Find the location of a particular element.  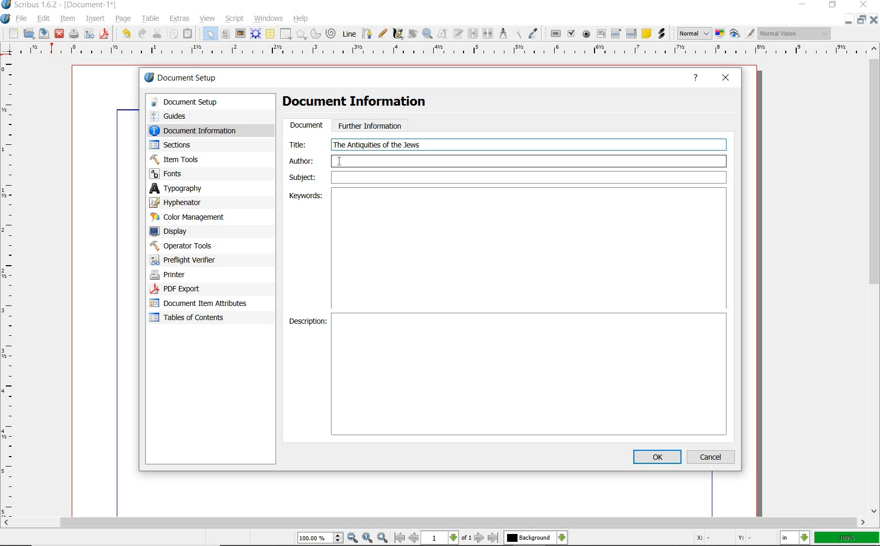

windows is located at coordinates (269, 19).